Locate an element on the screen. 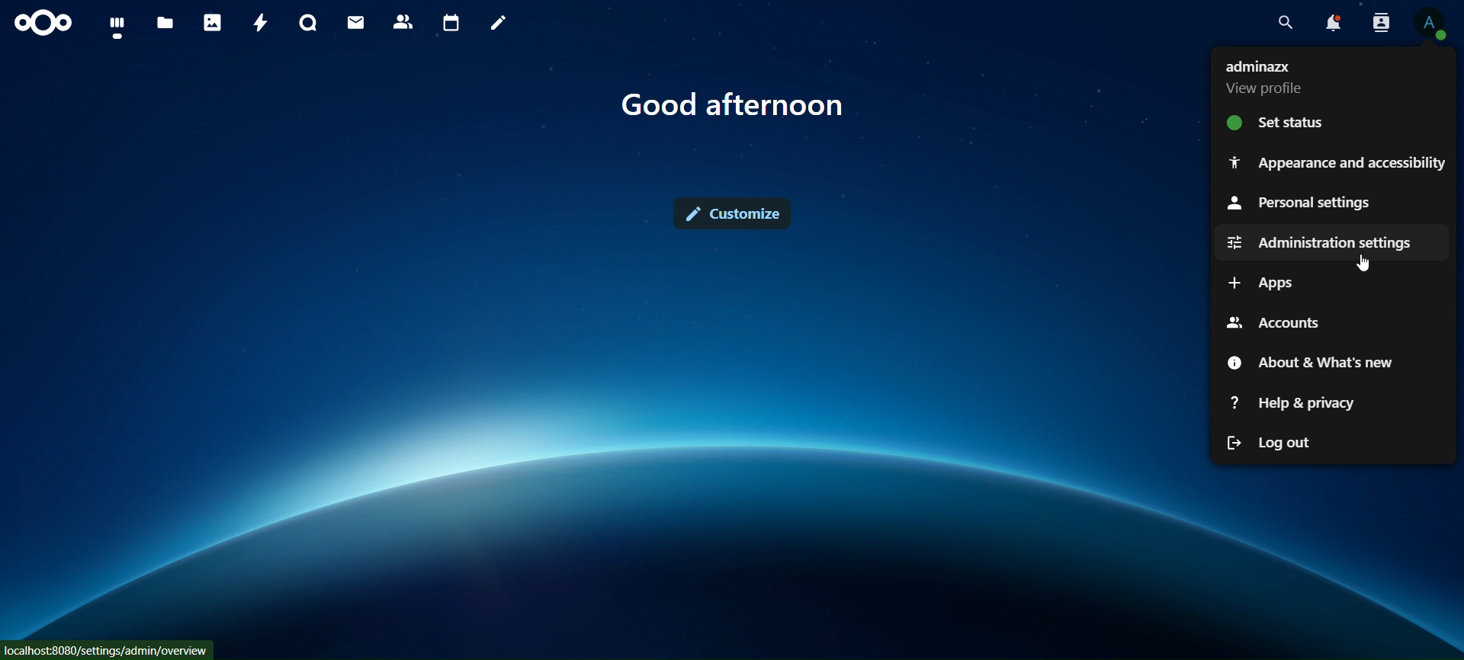 The width and height of the screenshot is (1464, 660). notes is located at coordinates (497, 24).